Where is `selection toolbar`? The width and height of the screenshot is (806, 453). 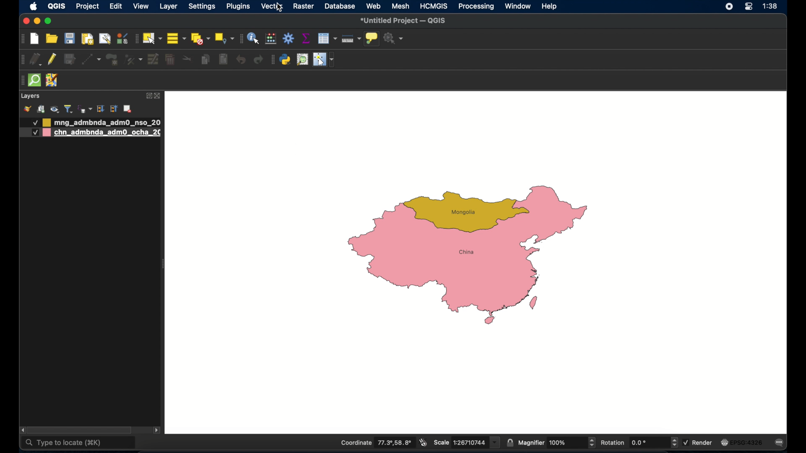
selection toolbar is located at coordinates (135, 39).